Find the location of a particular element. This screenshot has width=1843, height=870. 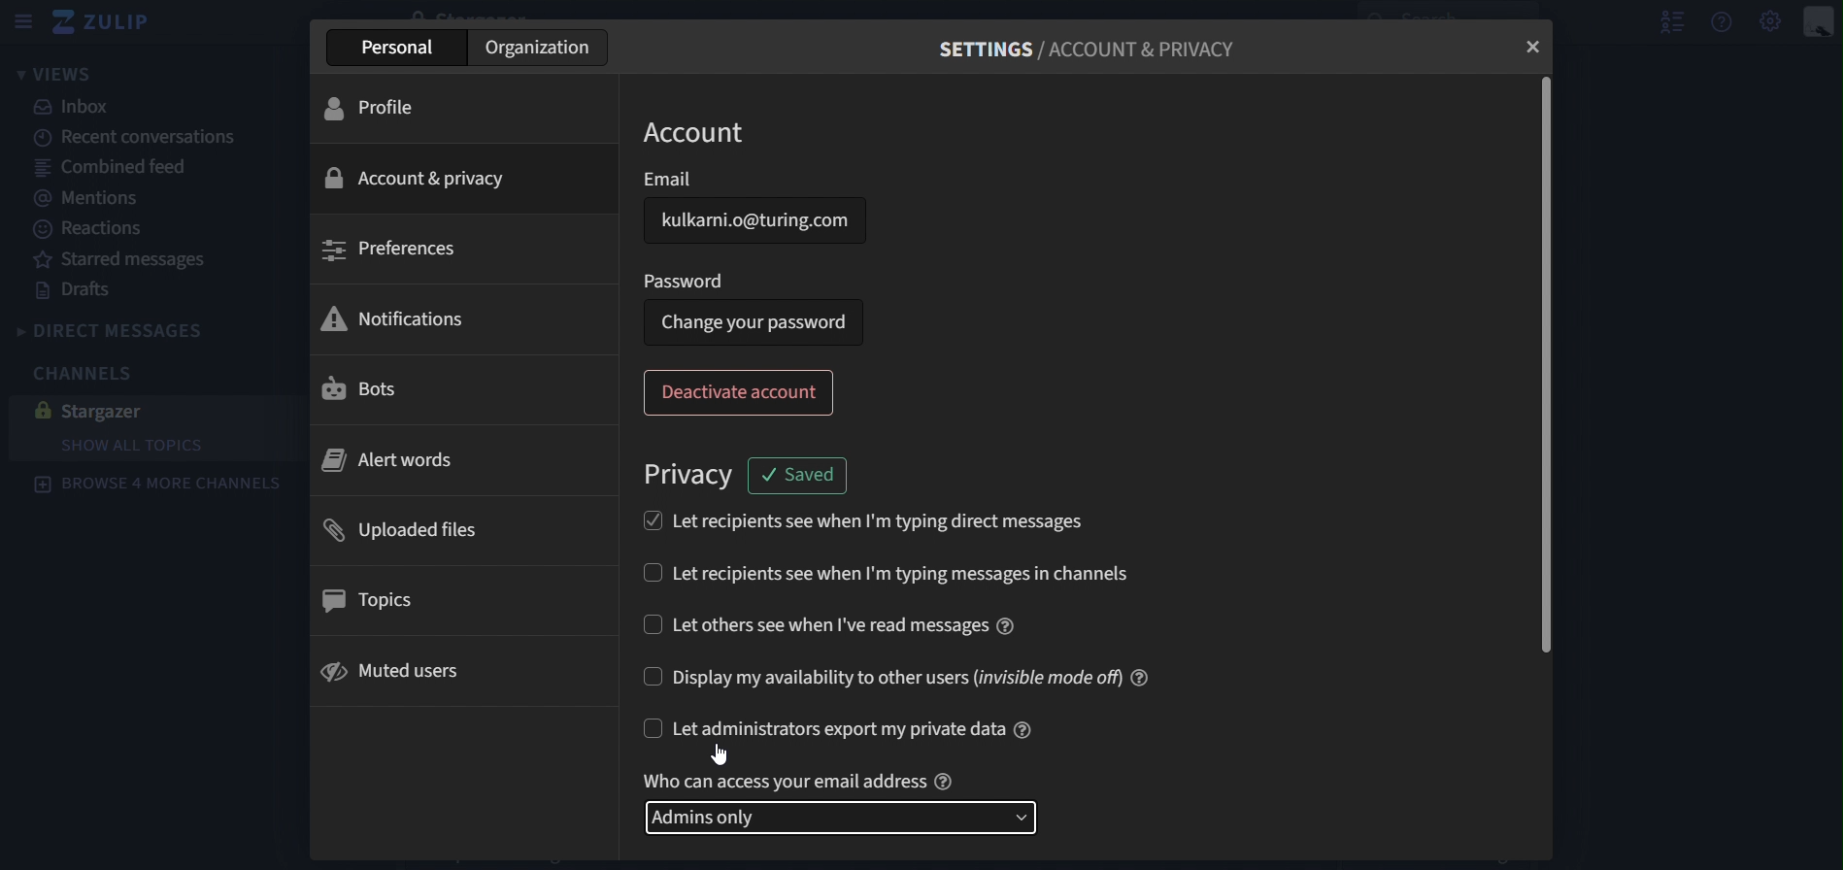

mentions is located at coordinates (107, 202).